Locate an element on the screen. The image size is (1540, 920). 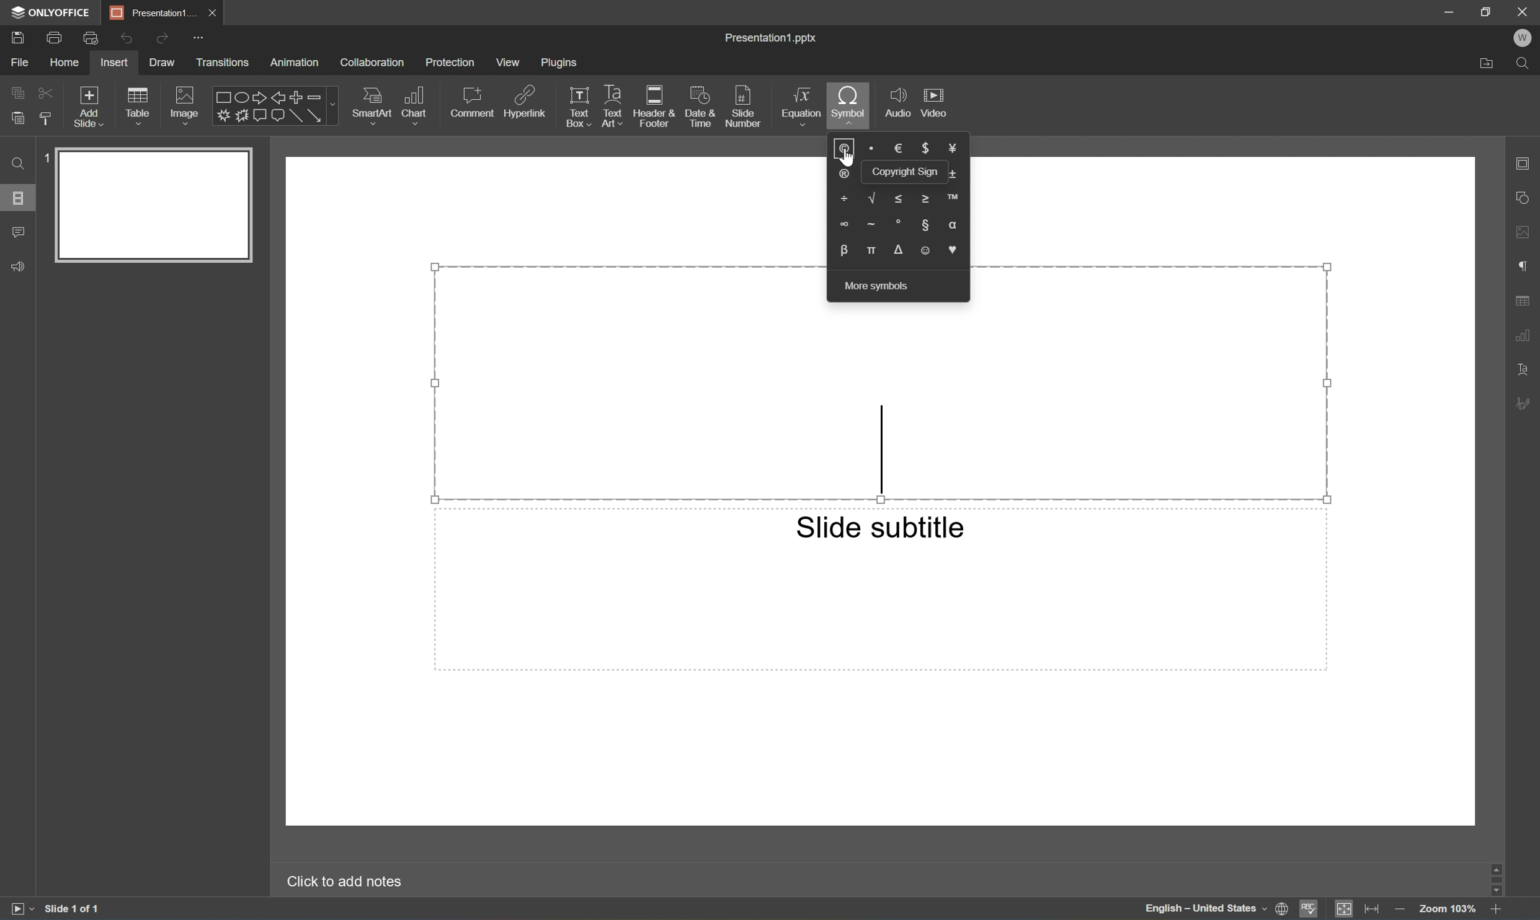
Text Art is located at coordinates (610, 105).